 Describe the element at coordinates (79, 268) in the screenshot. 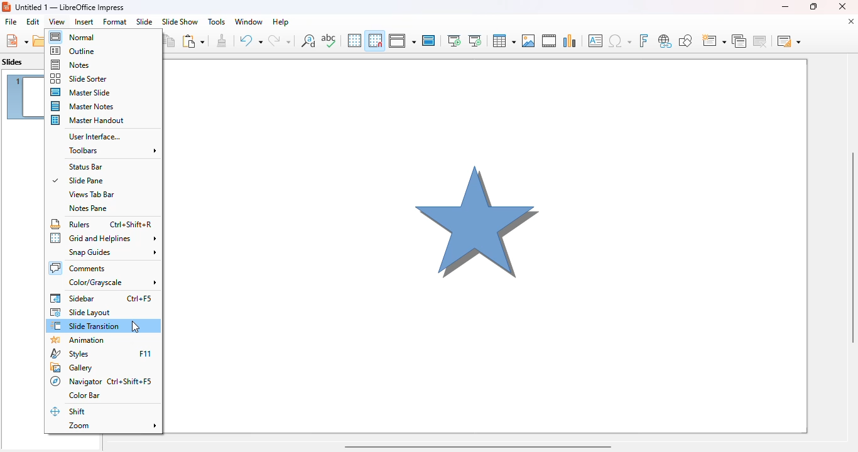

I see `comments` at that location.